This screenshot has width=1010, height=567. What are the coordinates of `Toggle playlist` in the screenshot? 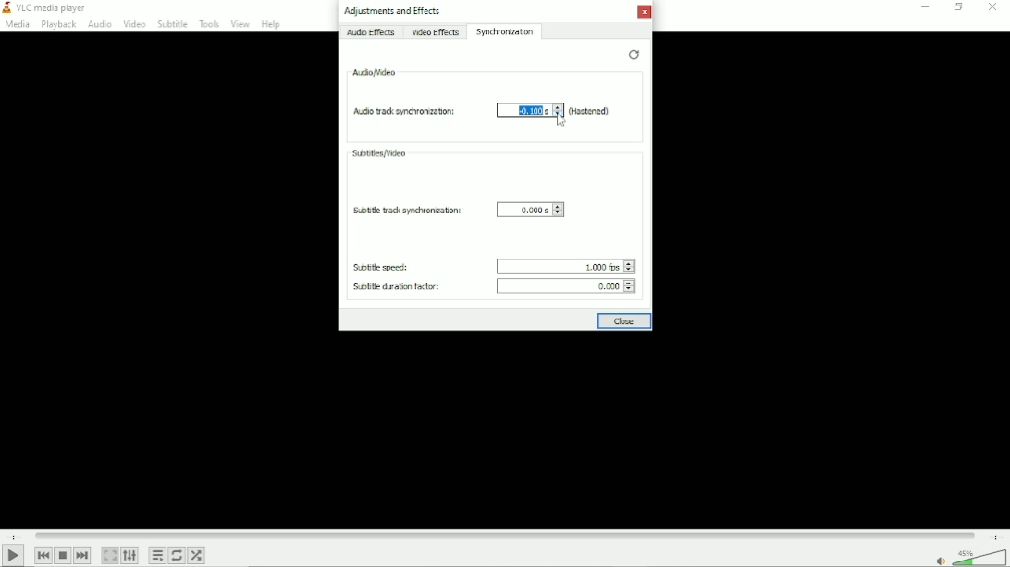 It's located at (156, 554).